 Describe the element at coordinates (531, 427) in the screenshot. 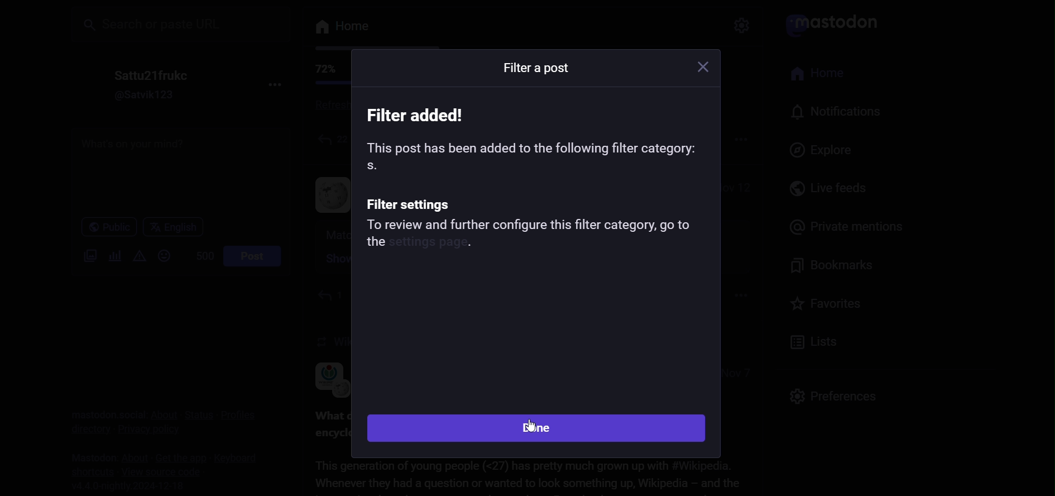

I see `cursor` at that location.